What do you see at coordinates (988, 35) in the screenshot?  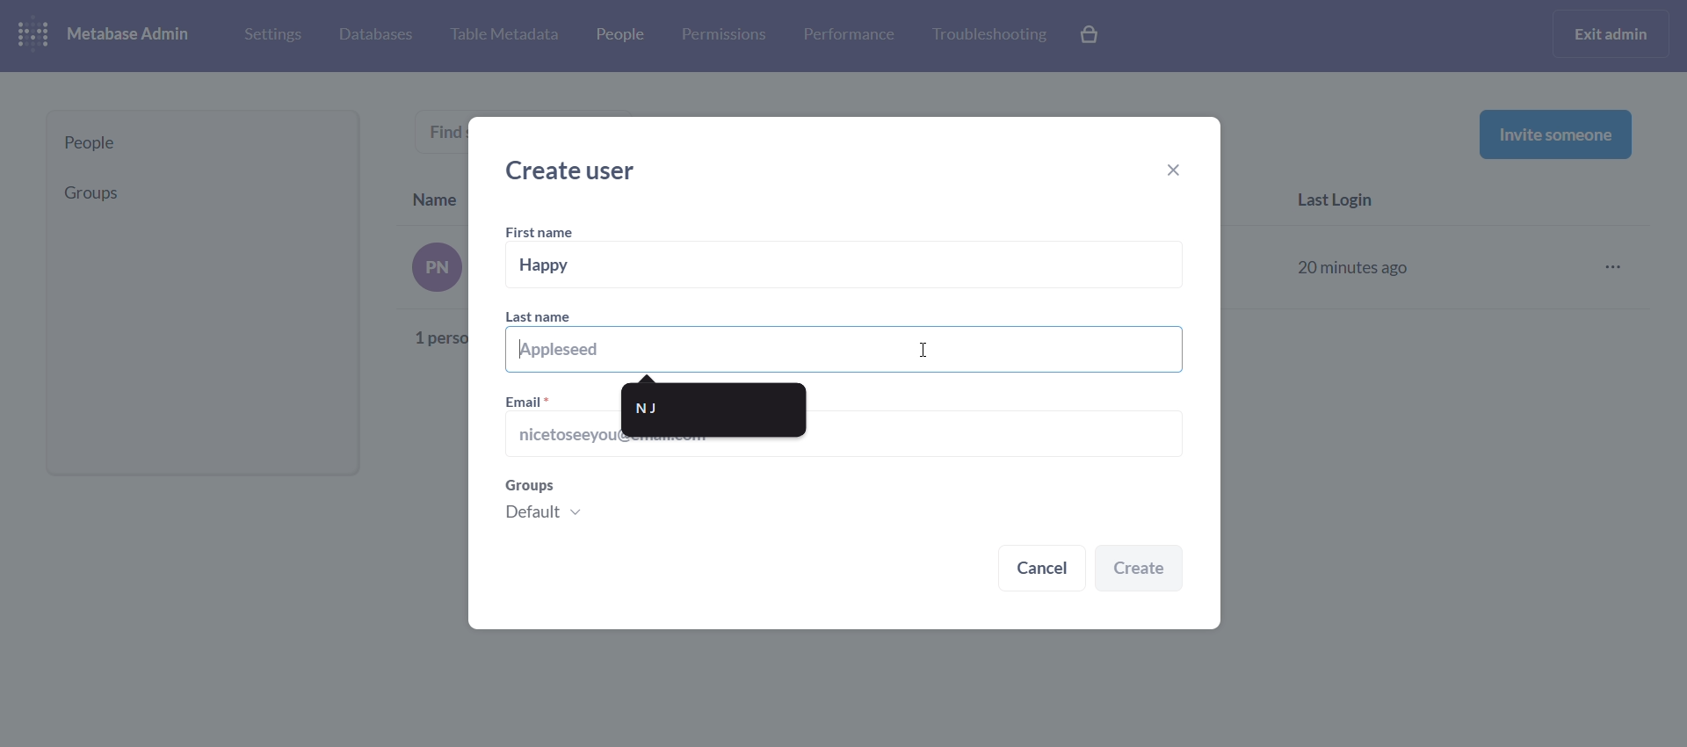 I see `troubleshooting` at bounding box center [988, 35].